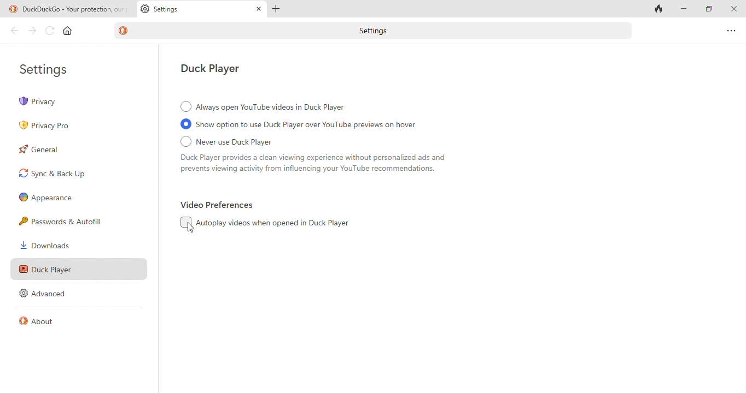  I want to click on show option to use duck player, so click(317, 125).